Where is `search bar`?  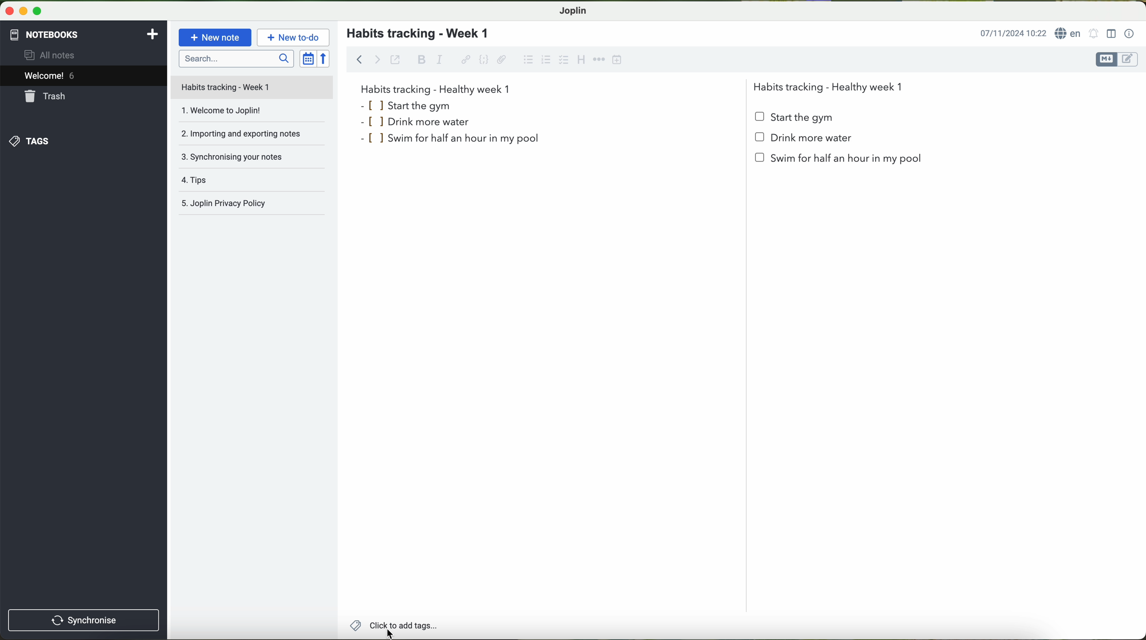 search bar is located at coordinates (235, 58).